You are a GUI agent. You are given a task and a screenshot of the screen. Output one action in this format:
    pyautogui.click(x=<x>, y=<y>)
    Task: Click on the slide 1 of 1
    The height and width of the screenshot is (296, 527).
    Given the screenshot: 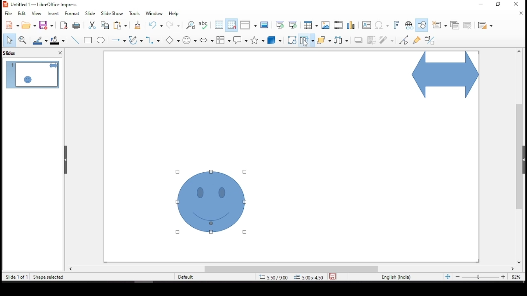 What is the action you would take?
    pyautogui.click(x=17, y=277)
    